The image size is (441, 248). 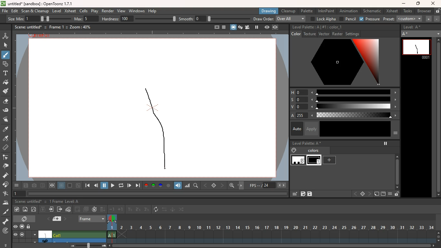 What do you see at coordinates (288, 11) in the screenshot?
I see `cleanup` at bounding box center [288, 11].